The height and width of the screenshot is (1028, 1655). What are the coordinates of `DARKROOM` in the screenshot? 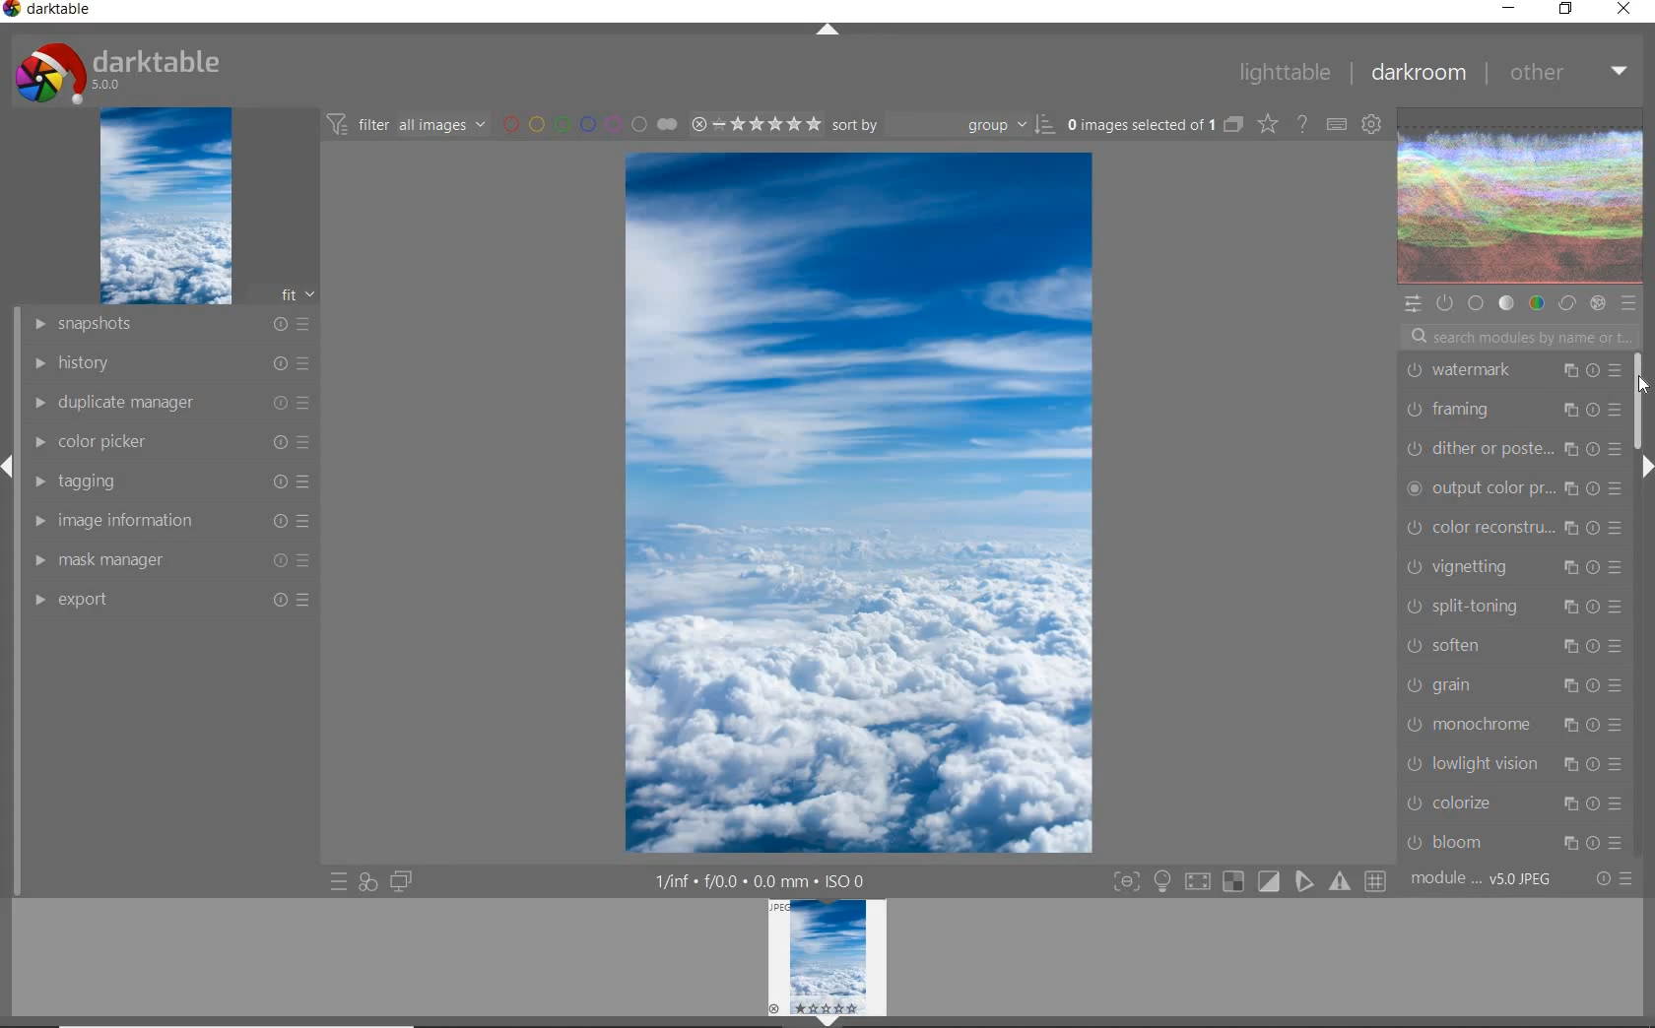 It's located at (1417, 73).